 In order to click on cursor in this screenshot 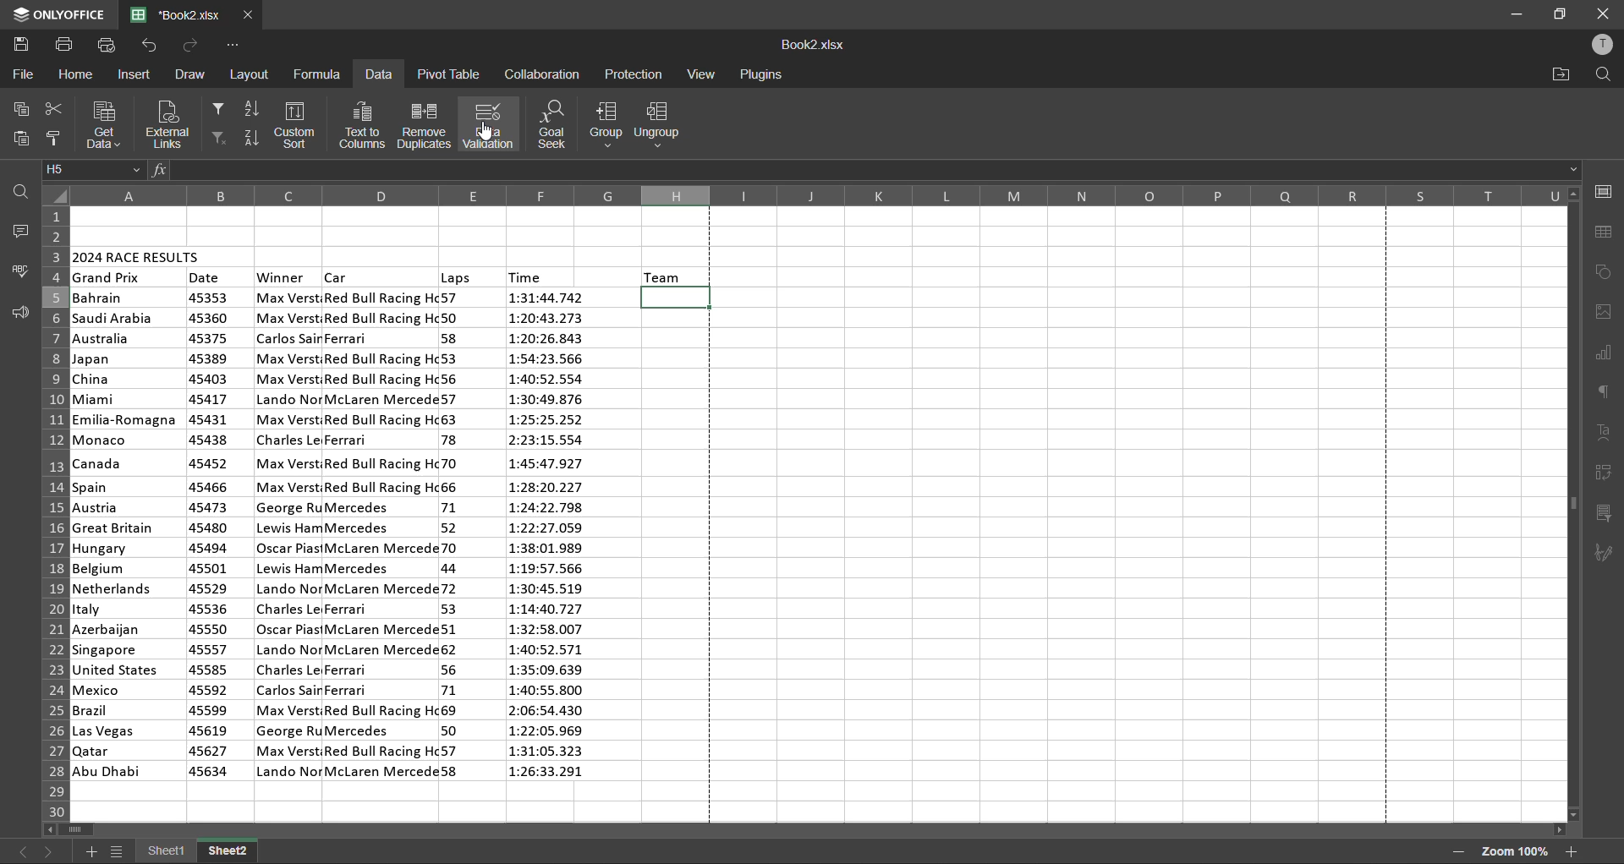, I will do `click(485, 133)`.